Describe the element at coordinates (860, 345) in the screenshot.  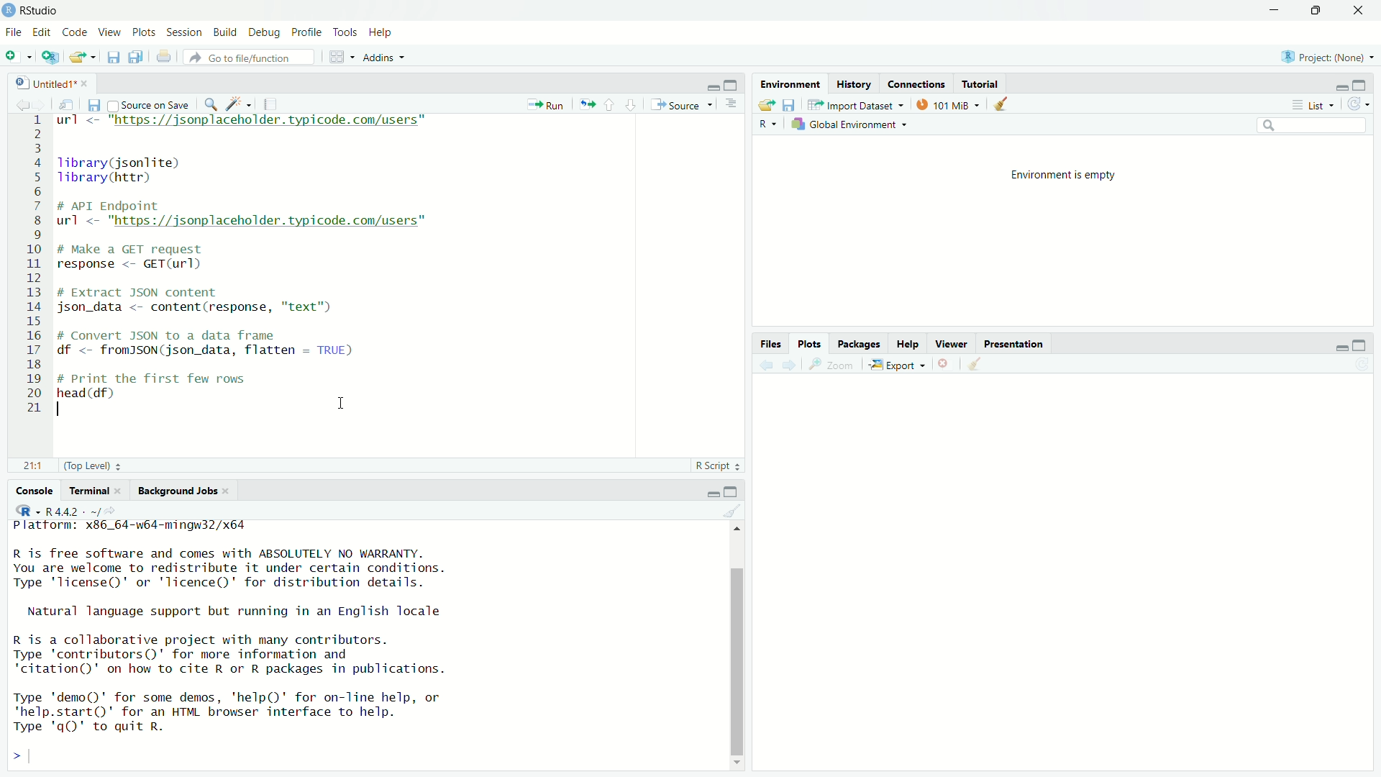
I see `Packages` at that location.